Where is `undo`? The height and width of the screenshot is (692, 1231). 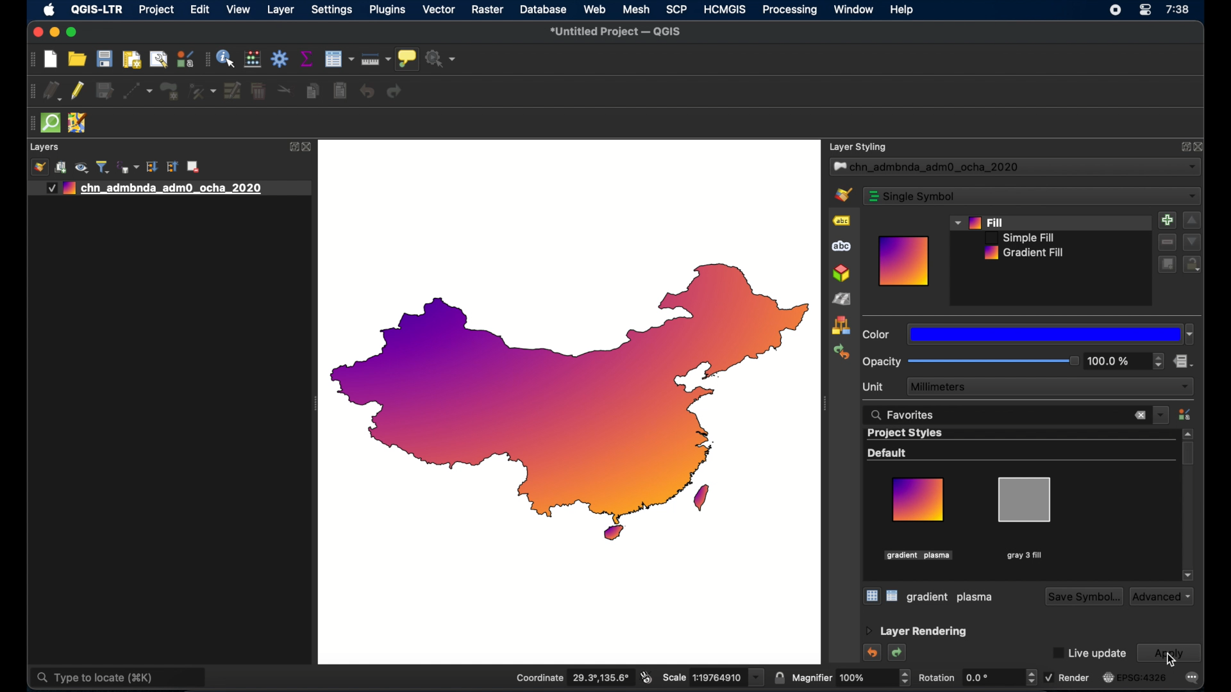 undo is located at coordinates (367, 91).